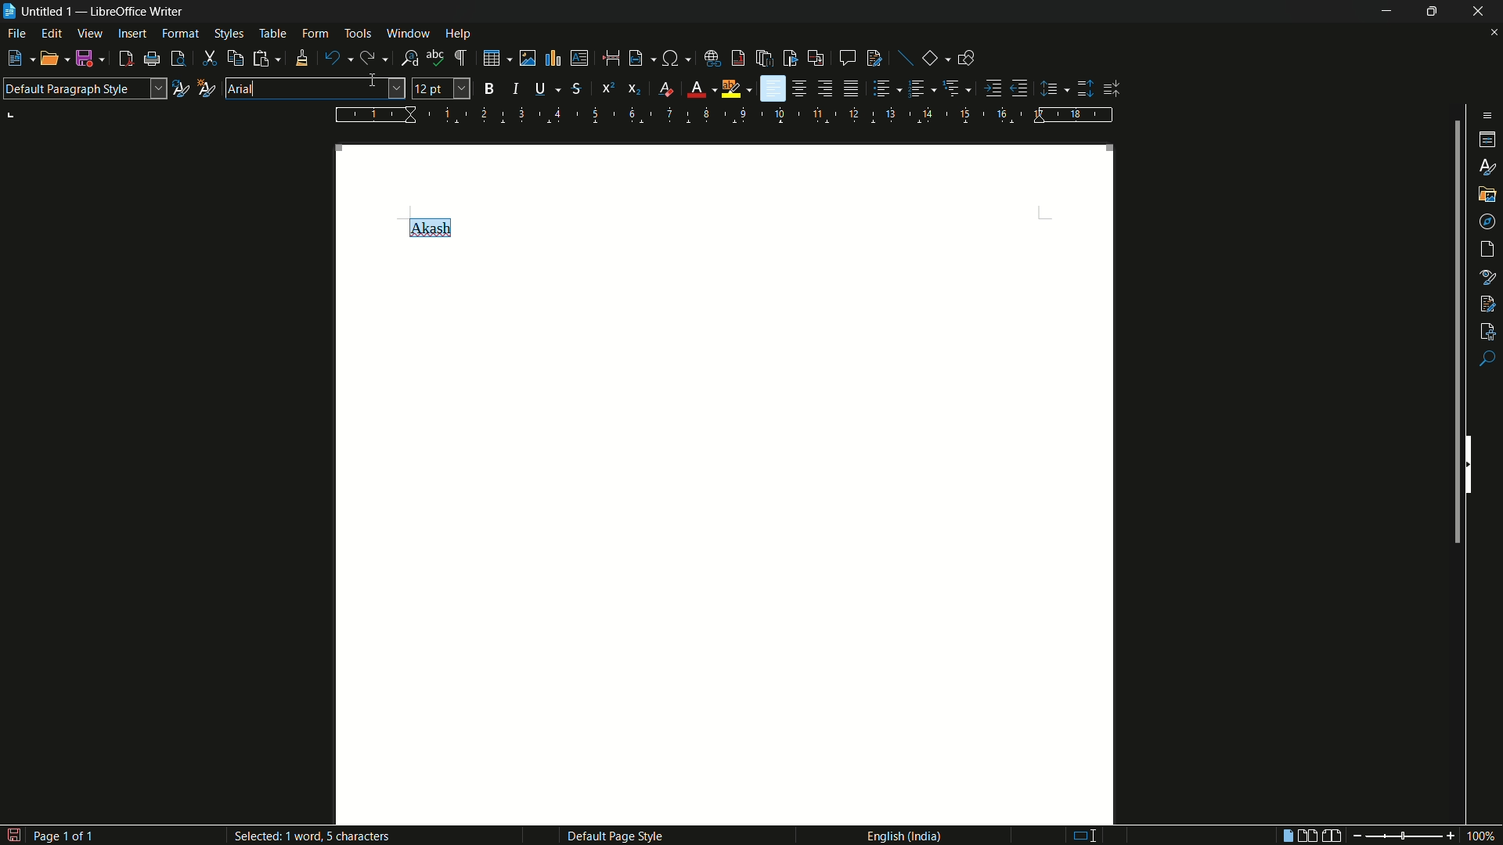  Describe the element at coordinates (931, 59) in the screenshot. I see `basic shapes` at that location.